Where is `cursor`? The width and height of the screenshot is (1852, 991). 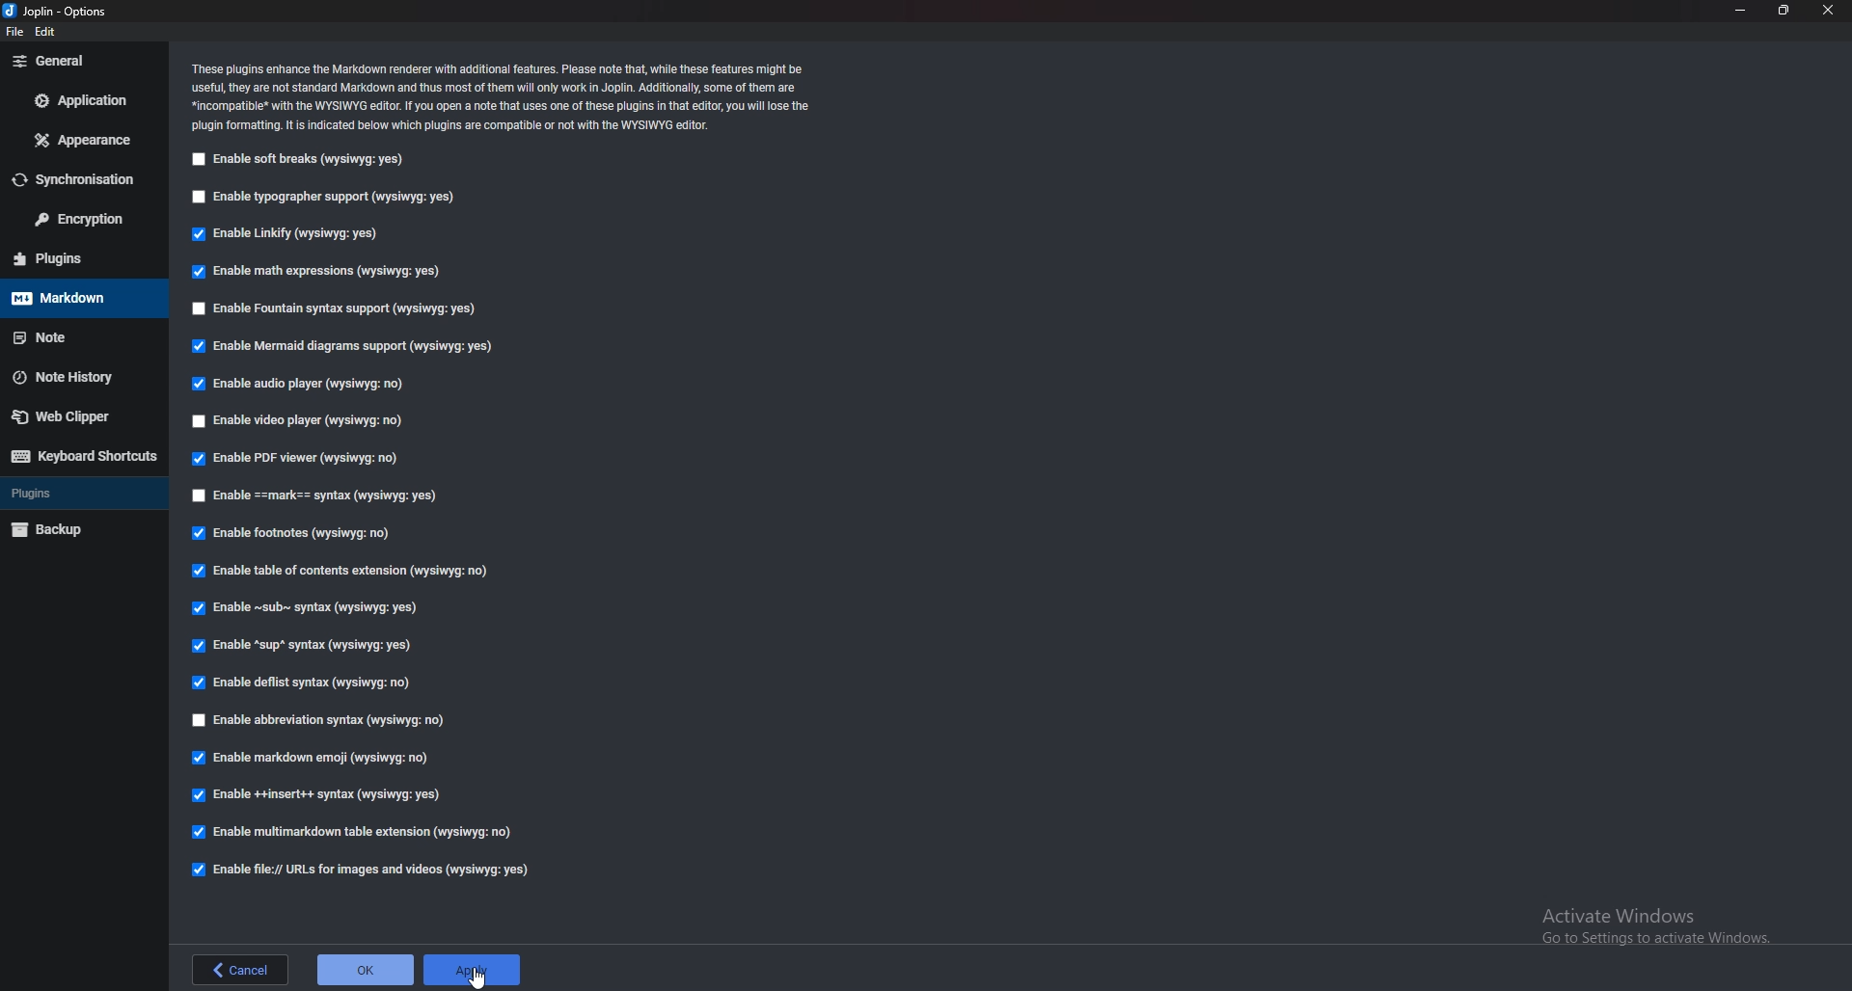
cursor is located at coordinates (480, 978).